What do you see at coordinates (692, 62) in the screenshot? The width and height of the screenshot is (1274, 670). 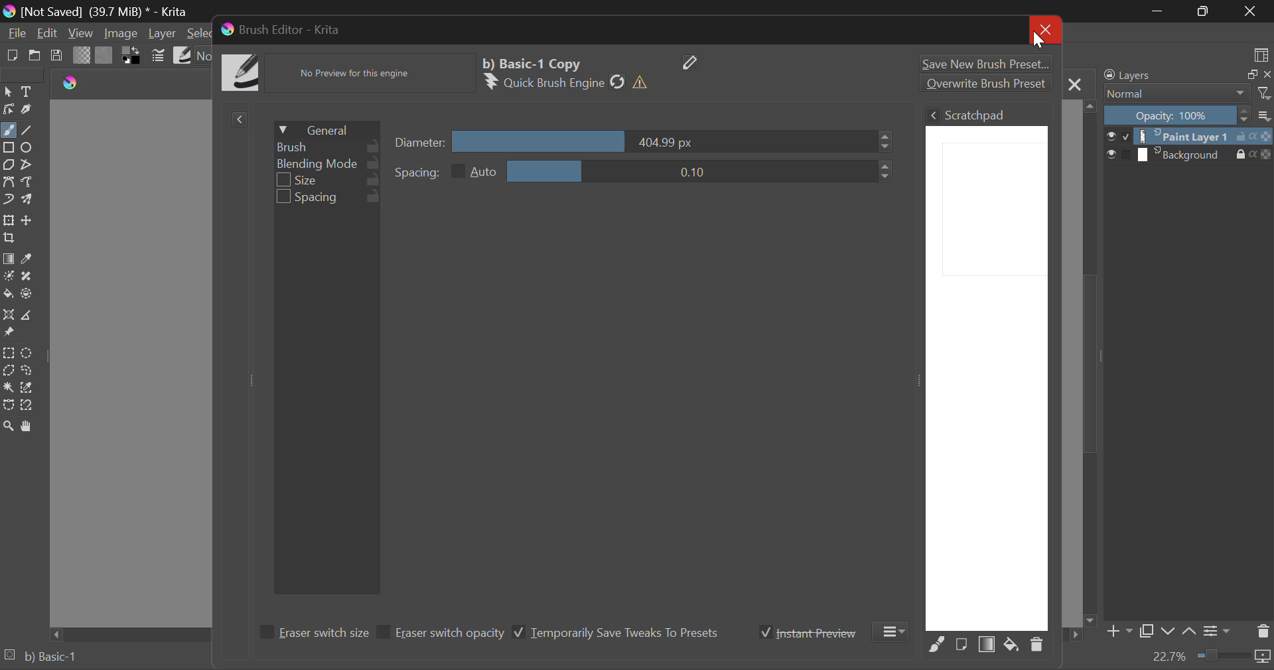 I see `Edit Name` at bounding box center [692, 62].